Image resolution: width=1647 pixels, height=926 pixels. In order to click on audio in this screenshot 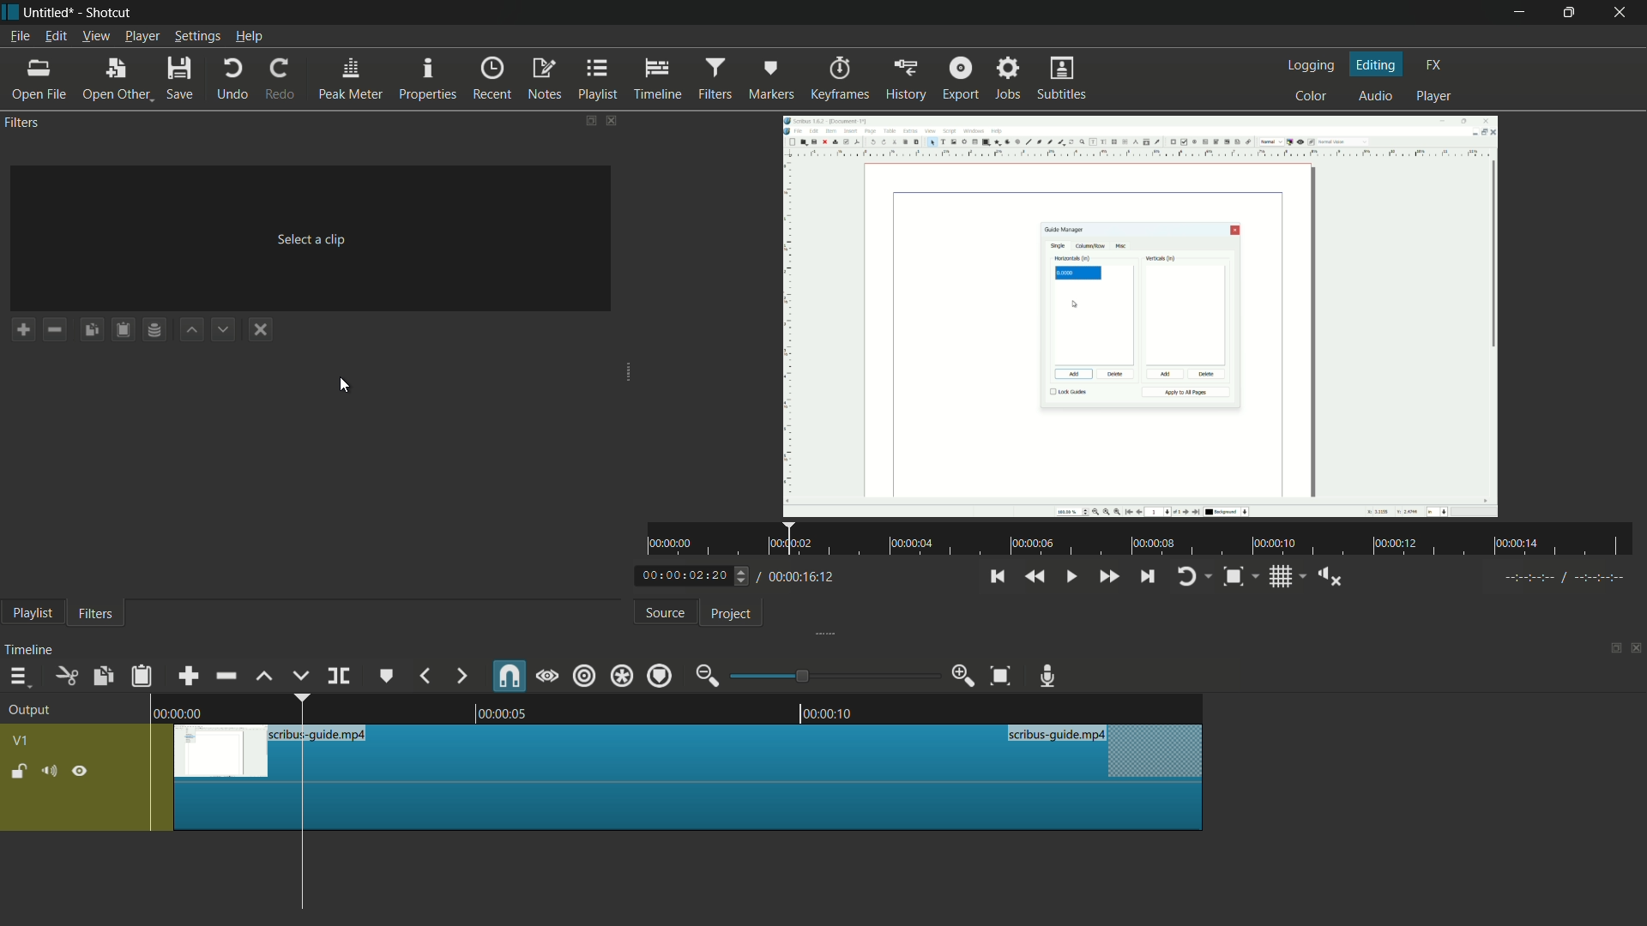, I will do `click(1375, 97)`.